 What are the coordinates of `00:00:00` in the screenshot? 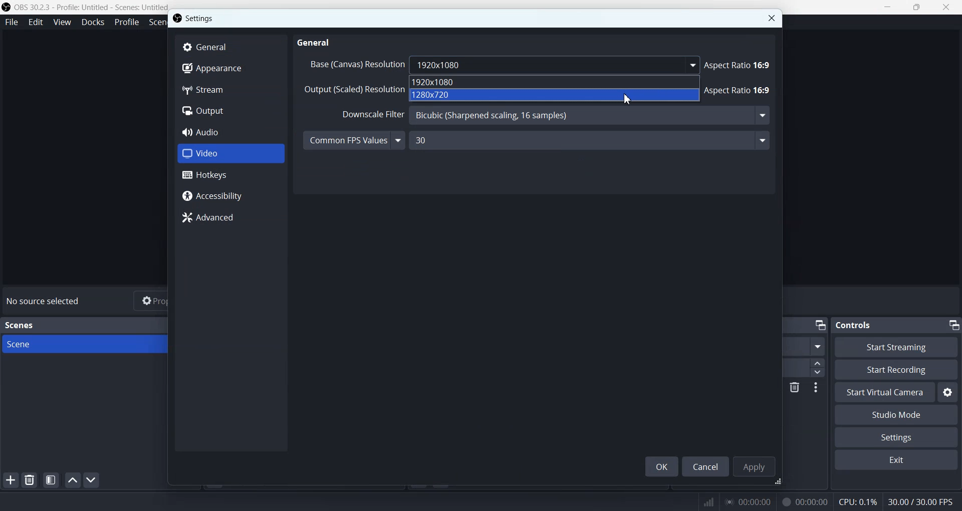 It's located at (749, 501).